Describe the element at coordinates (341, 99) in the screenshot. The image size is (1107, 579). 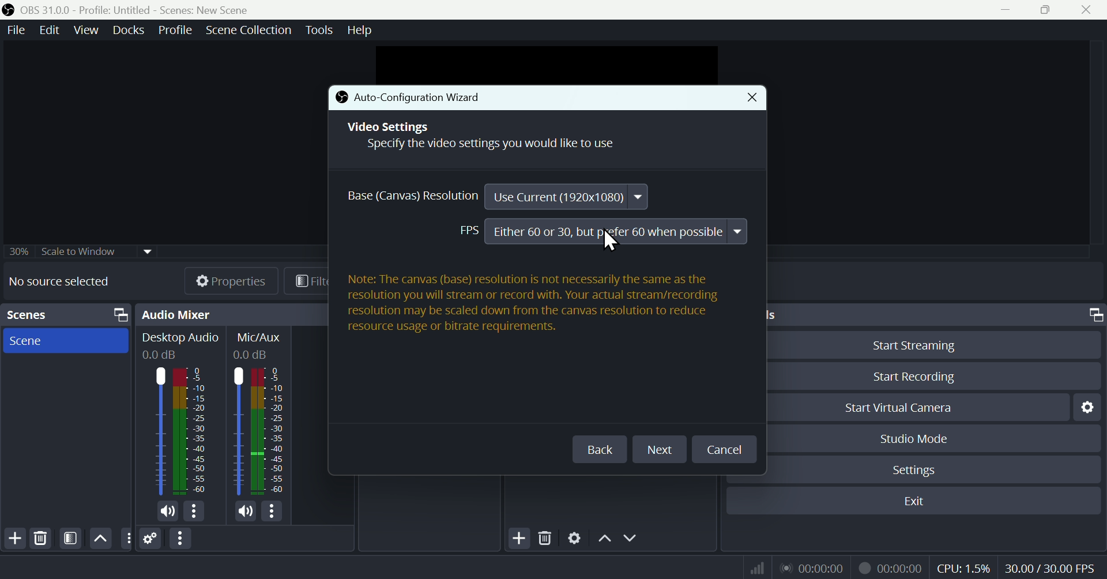
I see `icon` at that location.